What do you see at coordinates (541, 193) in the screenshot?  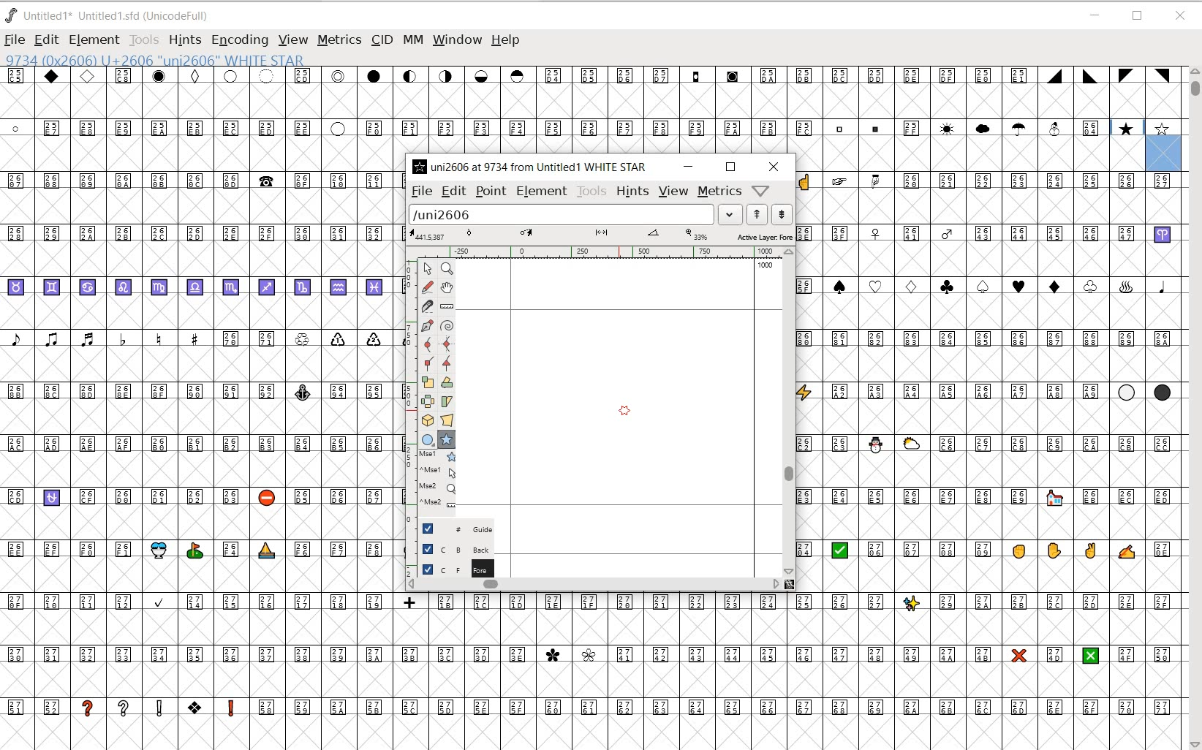 I see `ELEMENT` at bounding box center [541, 193].